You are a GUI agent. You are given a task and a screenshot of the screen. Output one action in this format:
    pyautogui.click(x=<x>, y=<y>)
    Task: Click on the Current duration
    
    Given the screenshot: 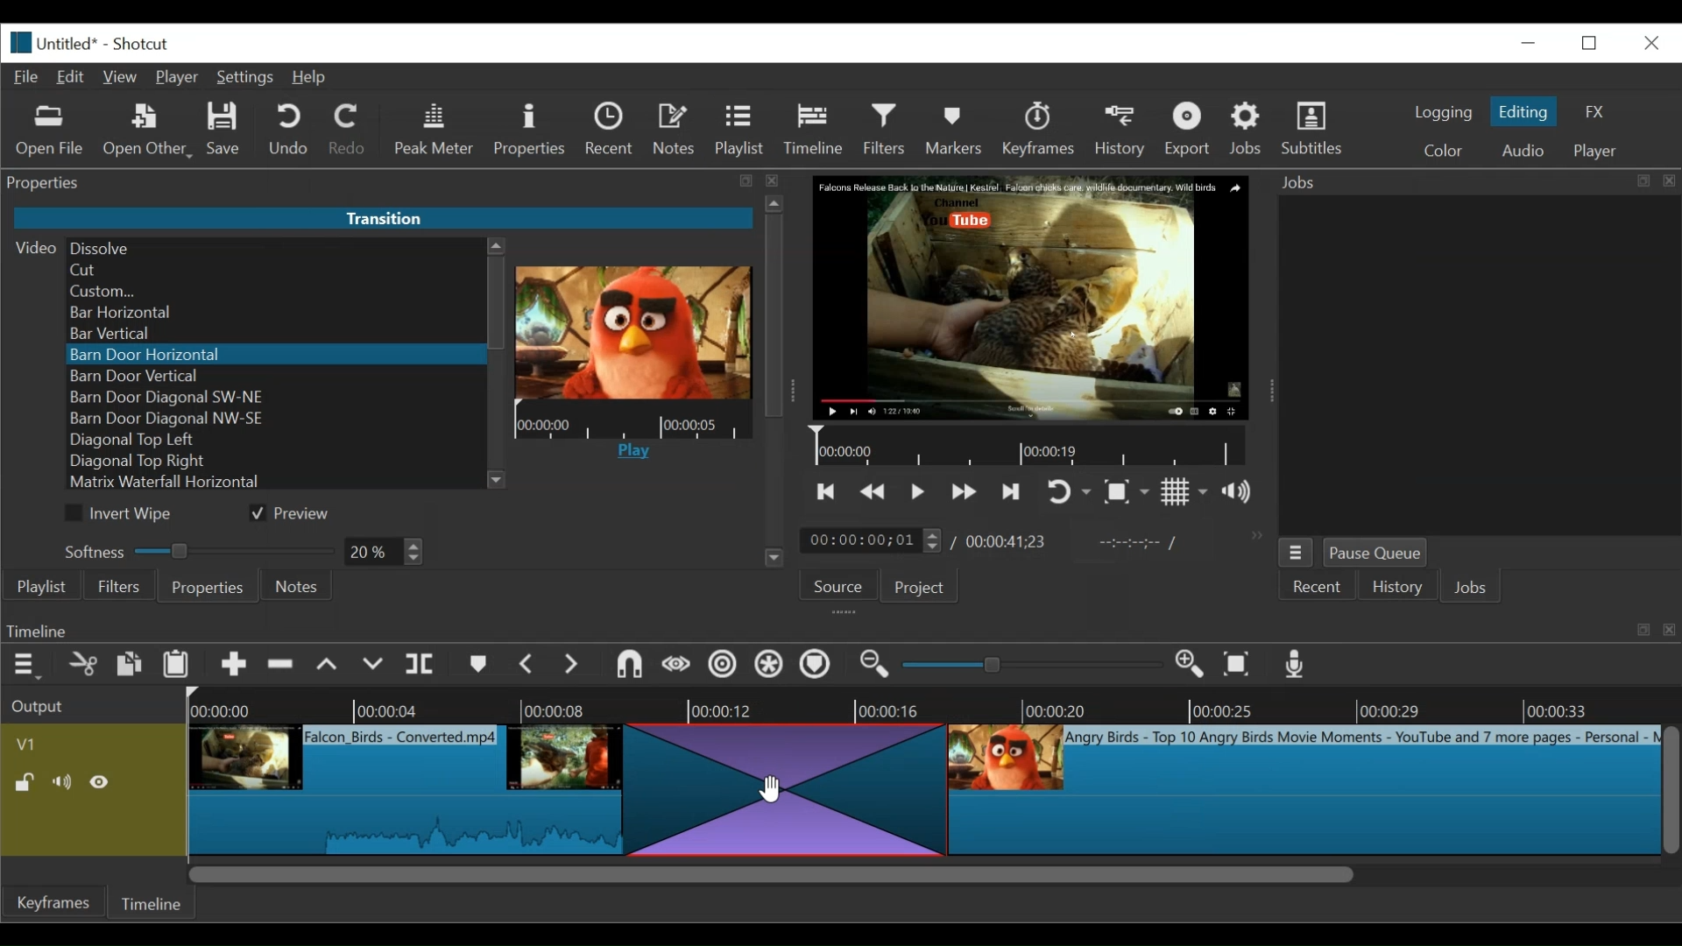 What is the action you would take?
    pyautogui.click(x=874, y=540)
    